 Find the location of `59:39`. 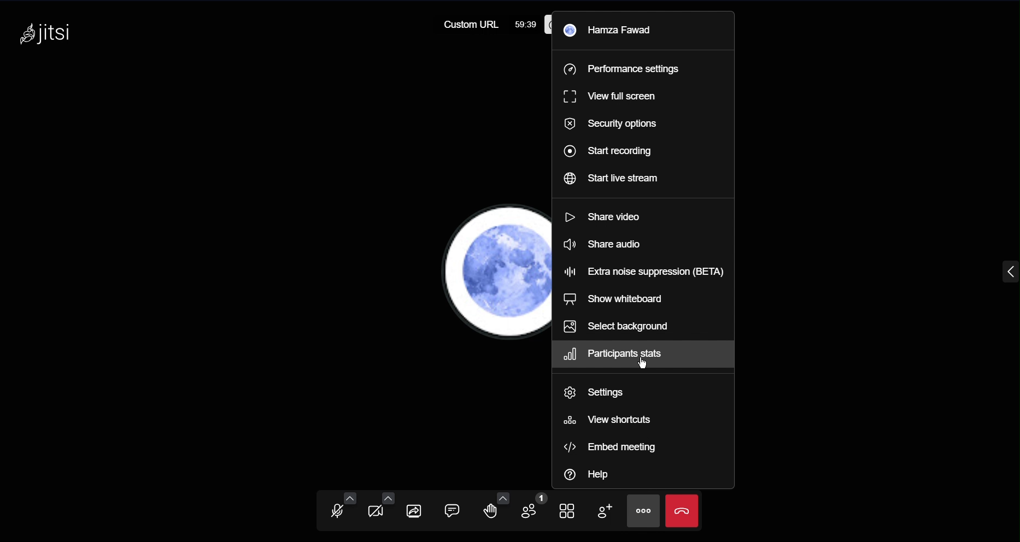

59:39 is located at coordinates (527, 25).